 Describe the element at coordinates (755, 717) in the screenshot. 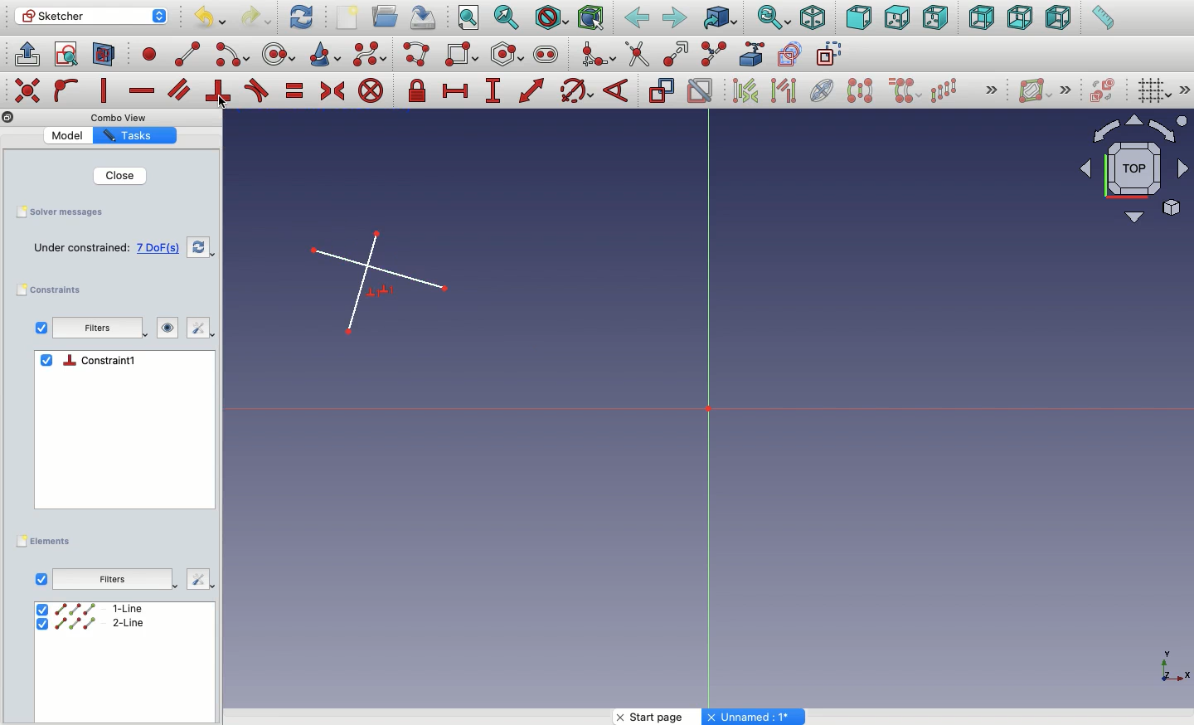

I see `` at that location.